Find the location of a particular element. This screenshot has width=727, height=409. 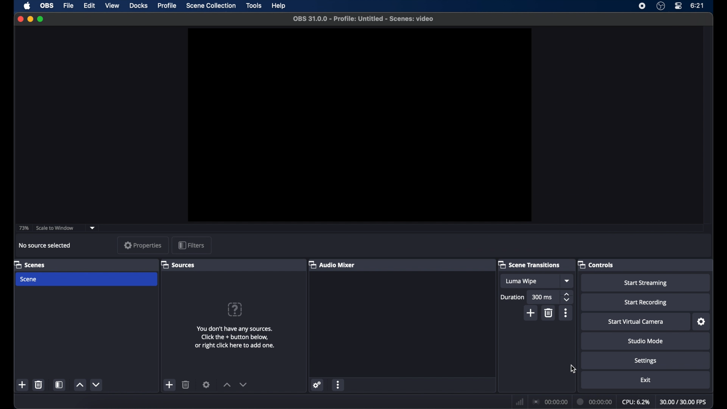

delete is located at coordinates (186, 384).